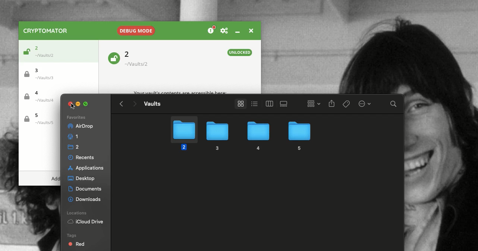  Describe the element at coordinates (87, 104) in the screenshot. I see `Maximize` at that location.